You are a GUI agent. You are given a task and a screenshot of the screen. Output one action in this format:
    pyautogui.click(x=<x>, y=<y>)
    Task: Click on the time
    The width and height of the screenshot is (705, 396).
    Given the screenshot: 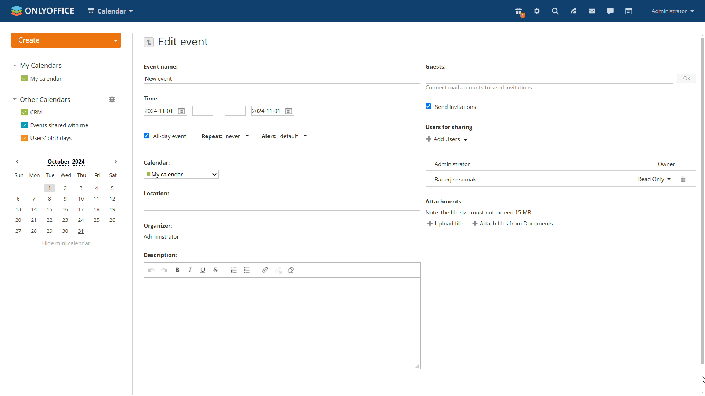 What is the action you would take?
    pyautogui.click(x=152, y=99)
    